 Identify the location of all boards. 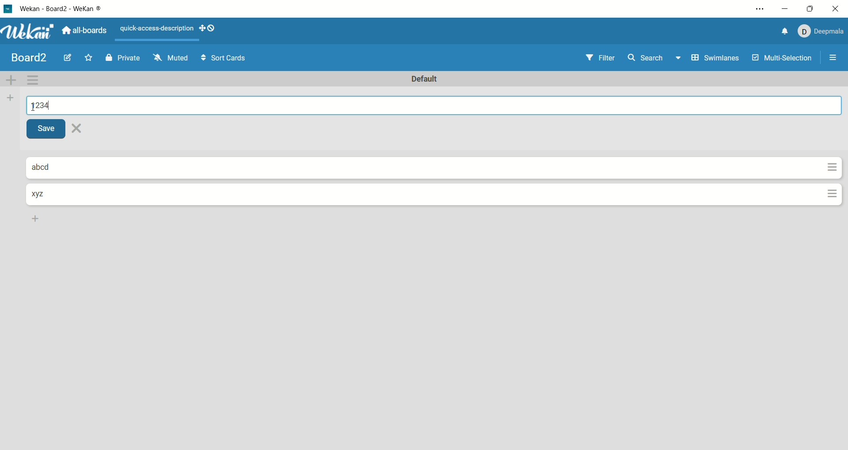
(85, 29).